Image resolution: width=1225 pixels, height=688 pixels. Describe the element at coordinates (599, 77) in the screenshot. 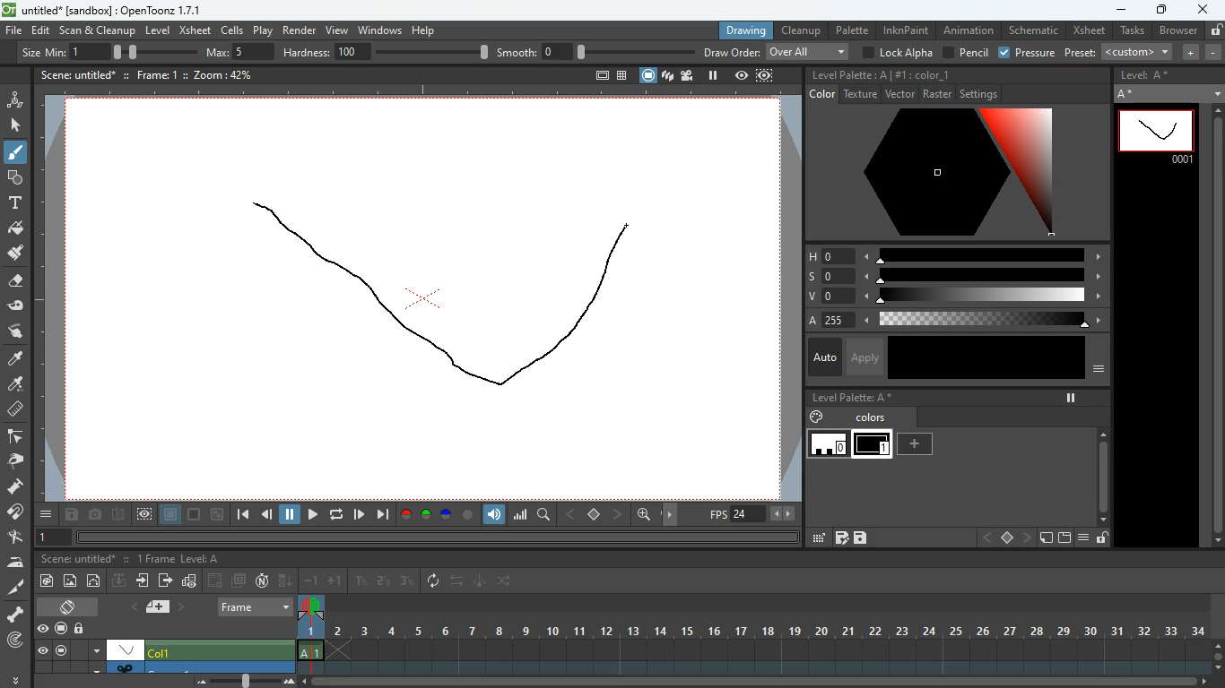

I see `document` at that location.